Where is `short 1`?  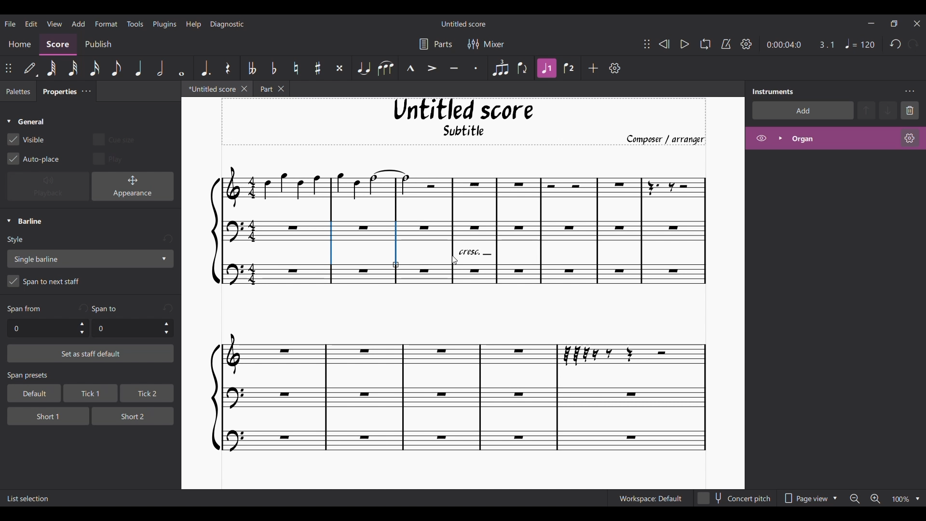
short 1 is located at coordinates (41, 415).